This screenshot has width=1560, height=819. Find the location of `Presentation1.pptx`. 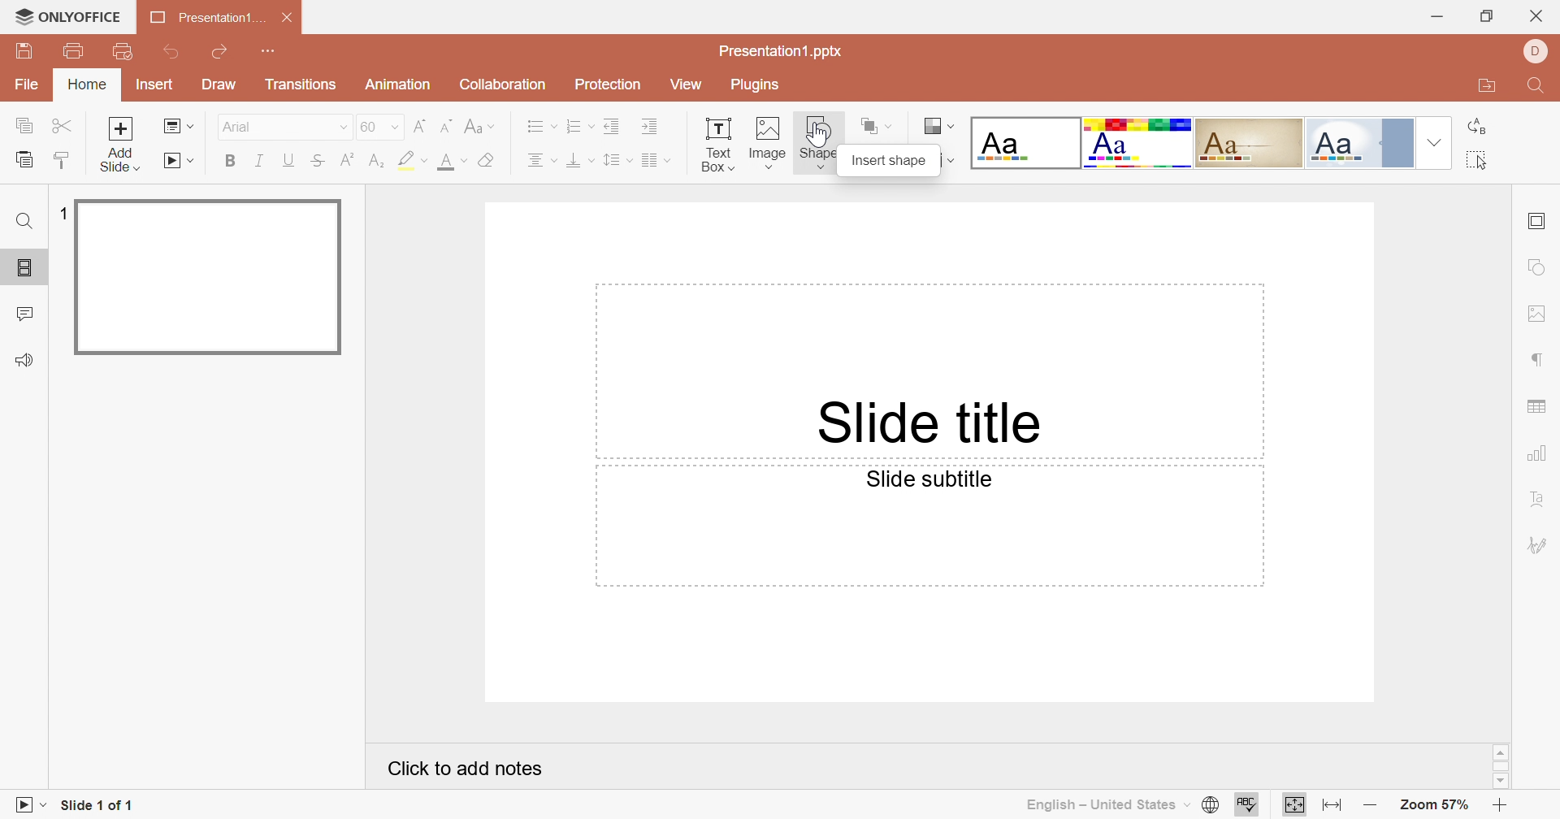

Presentation1.pptx is located at coordinates (779, 51).